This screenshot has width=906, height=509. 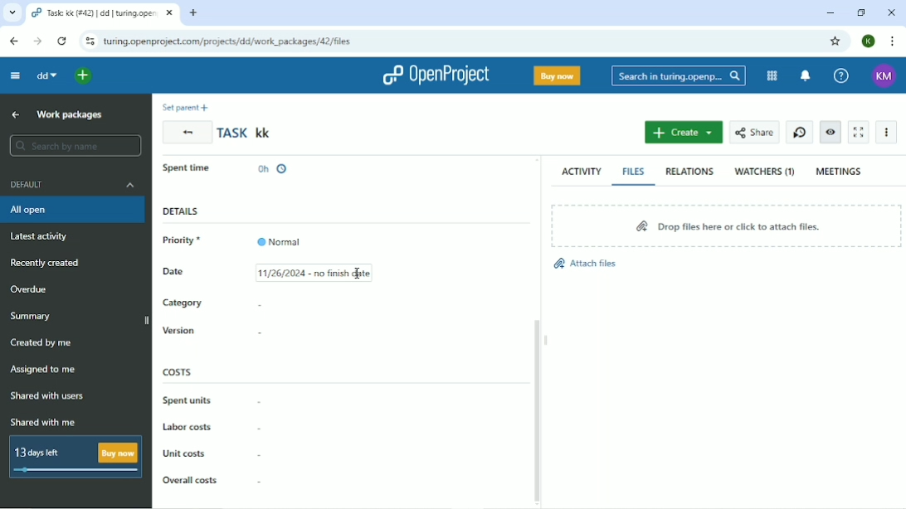 What do you see at coordinates (187, 428) in the screenshot?
I see `Labor costs` at bounding box center [187, 428].